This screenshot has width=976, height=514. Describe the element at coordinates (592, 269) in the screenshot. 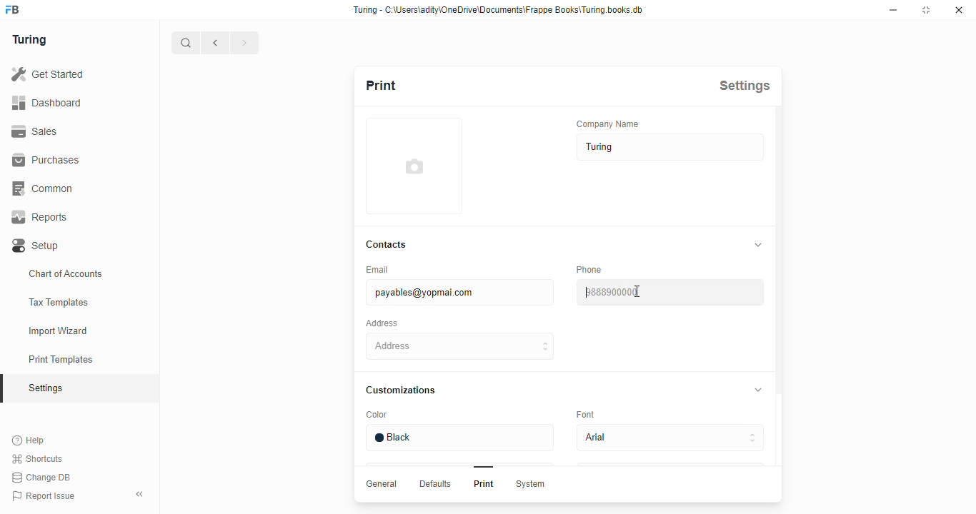

I see `Phone` at that location.